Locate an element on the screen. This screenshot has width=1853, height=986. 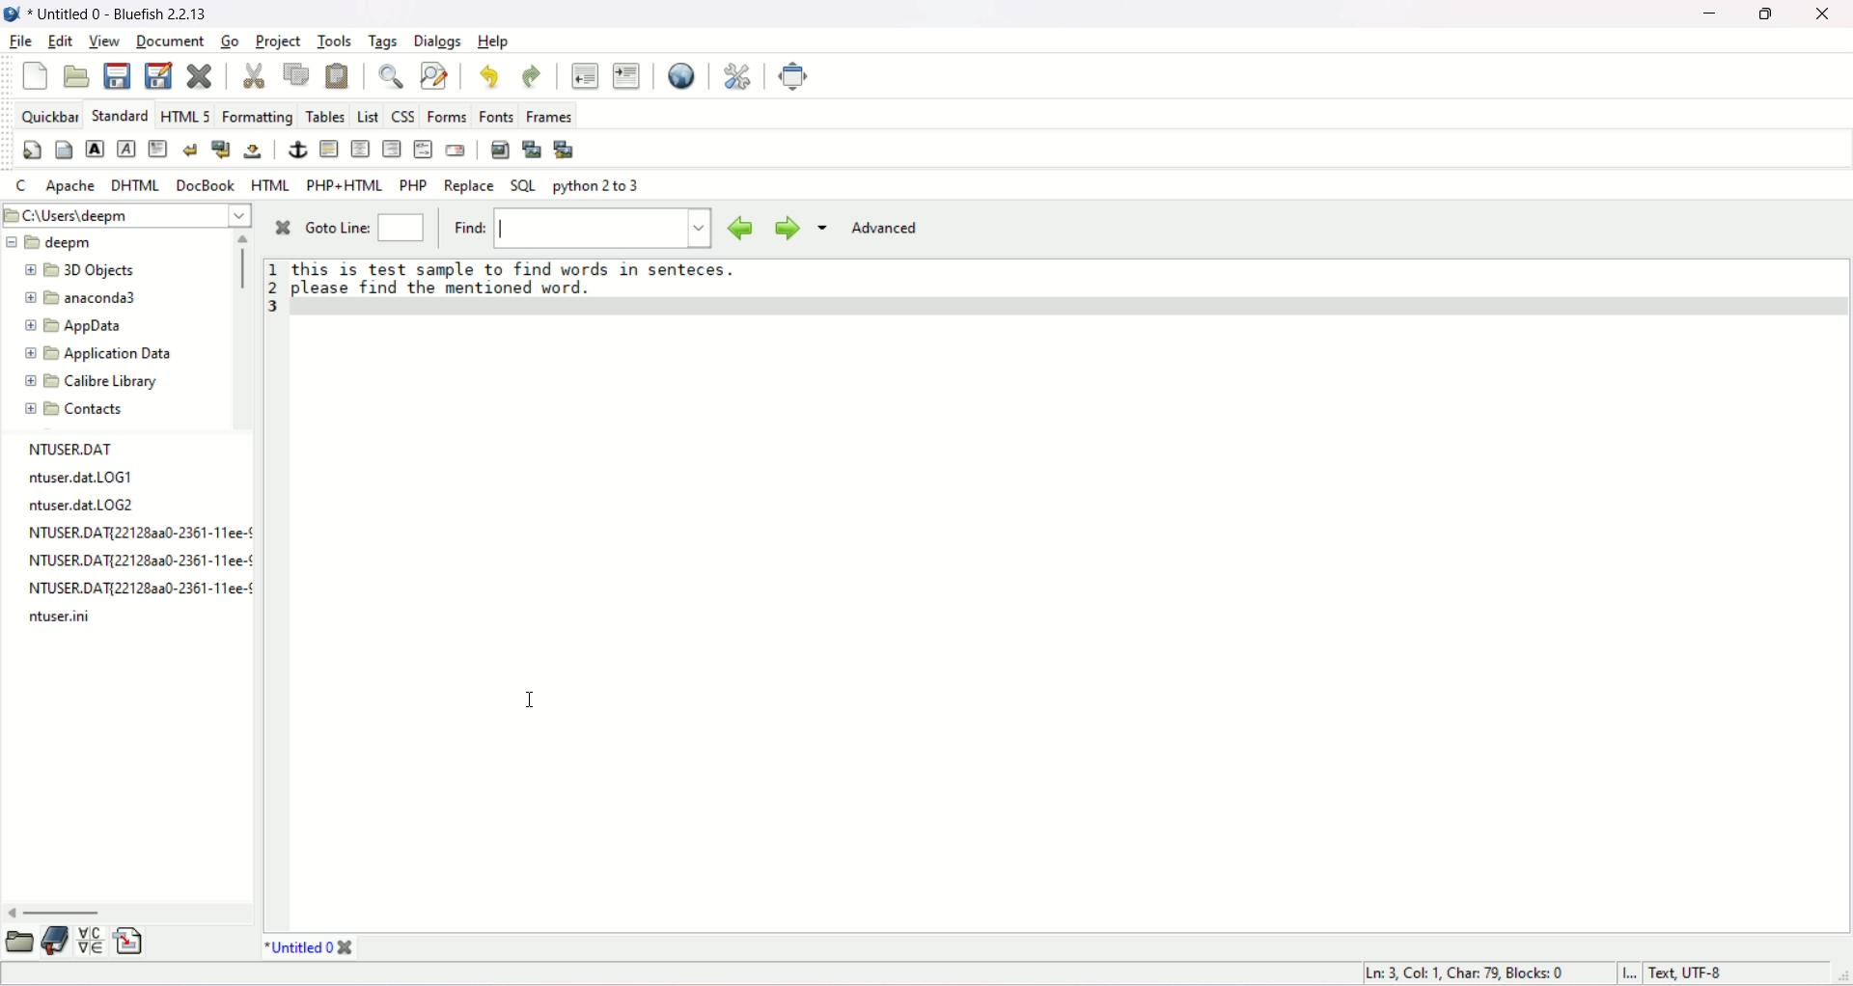
go is located at coordinates (233, 42).